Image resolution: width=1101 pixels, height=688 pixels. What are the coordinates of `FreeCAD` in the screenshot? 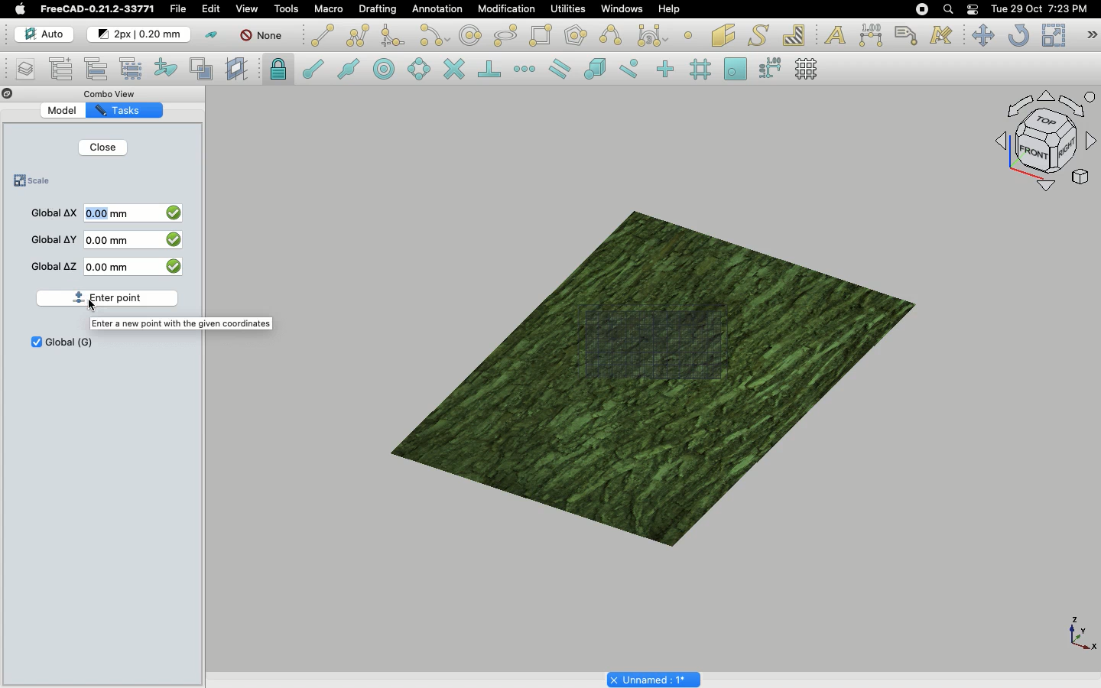 It's located at (96, 9).